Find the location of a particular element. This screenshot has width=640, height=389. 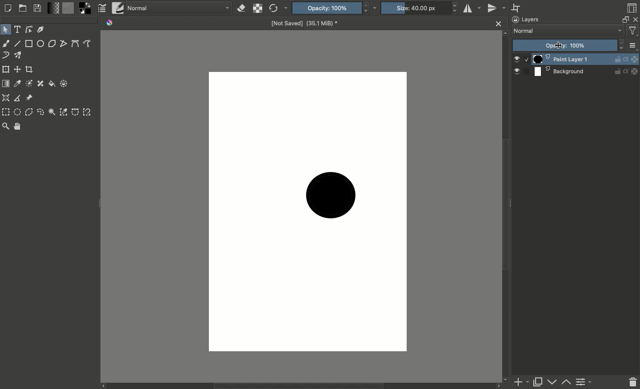

Add new layer is located at coordinates (522, 382).